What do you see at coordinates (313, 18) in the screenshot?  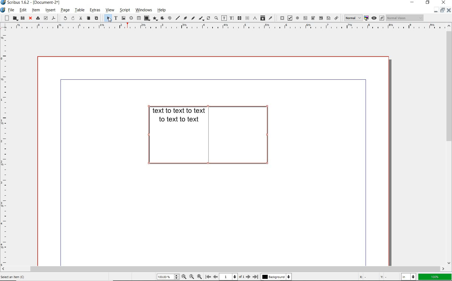 I see `pdf combo box` at bounding box center [313, 18].